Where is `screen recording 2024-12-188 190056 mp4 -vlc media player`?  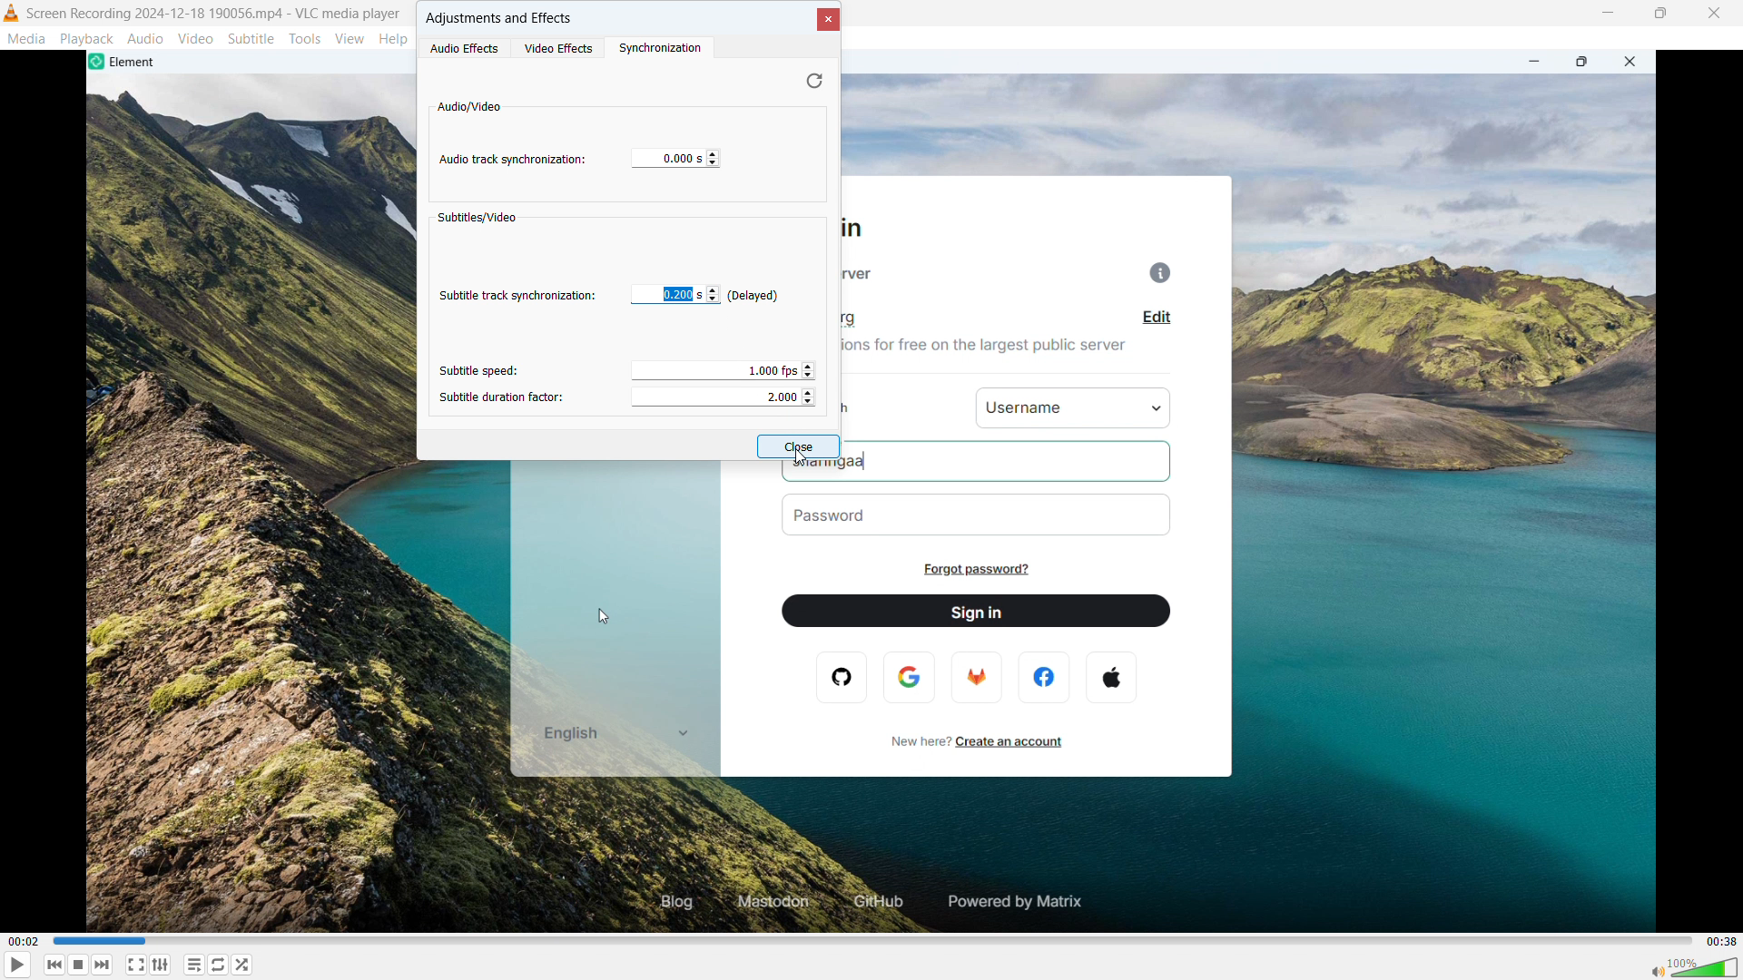
screen recording 2024-12-188 190056 mp4 -vlc media player is located at coordinates (217, 12).